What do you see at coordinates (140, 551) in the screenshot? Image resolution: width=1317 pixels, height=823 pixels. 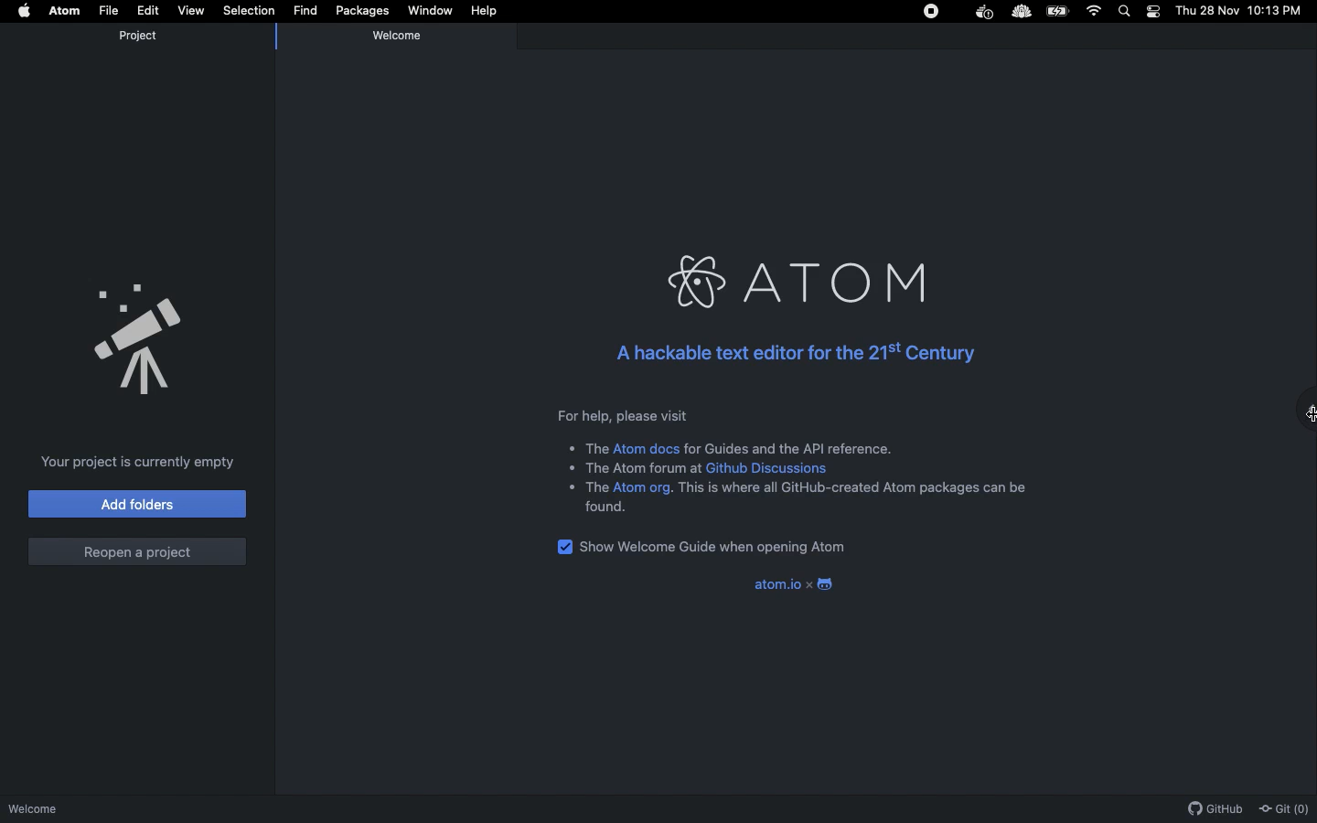 I see `Reopen a project` at bounding box center [140, 551].